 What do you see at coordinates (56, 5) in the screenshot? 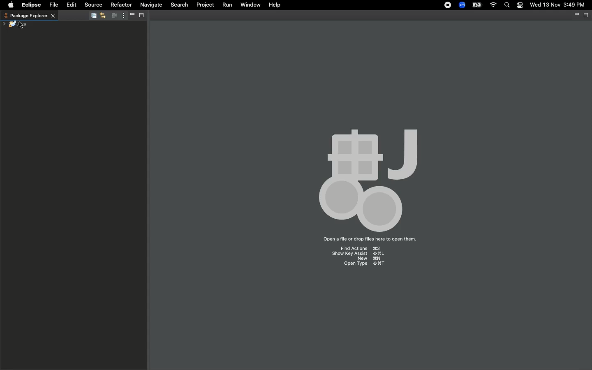
I see `File` at bounding box center [56, 5].